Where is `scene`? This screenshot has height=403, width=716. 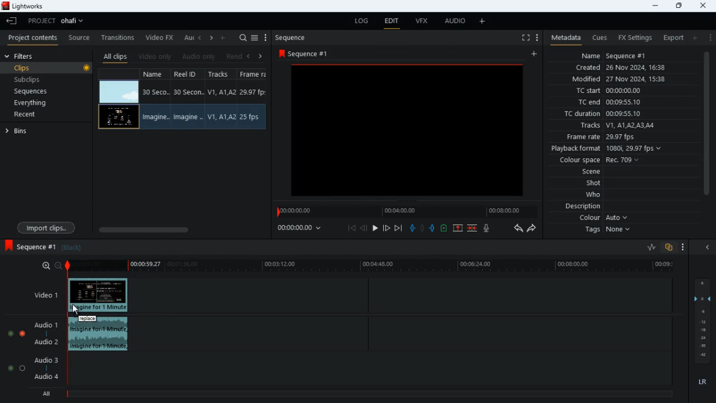 scene is located at coordinates (585, 172).